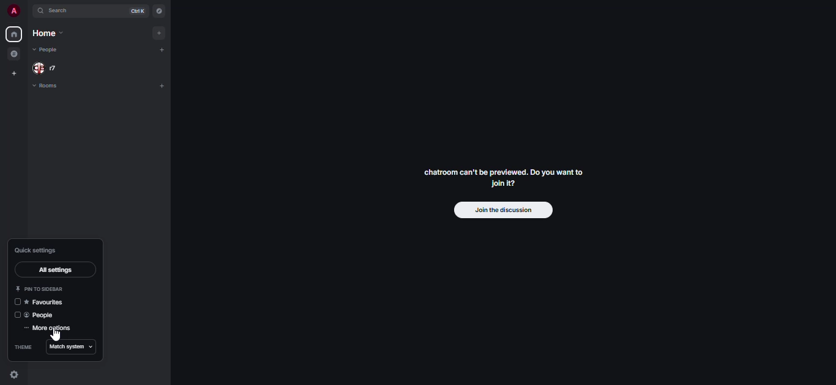  I want to click on theme, so click(23, 348).